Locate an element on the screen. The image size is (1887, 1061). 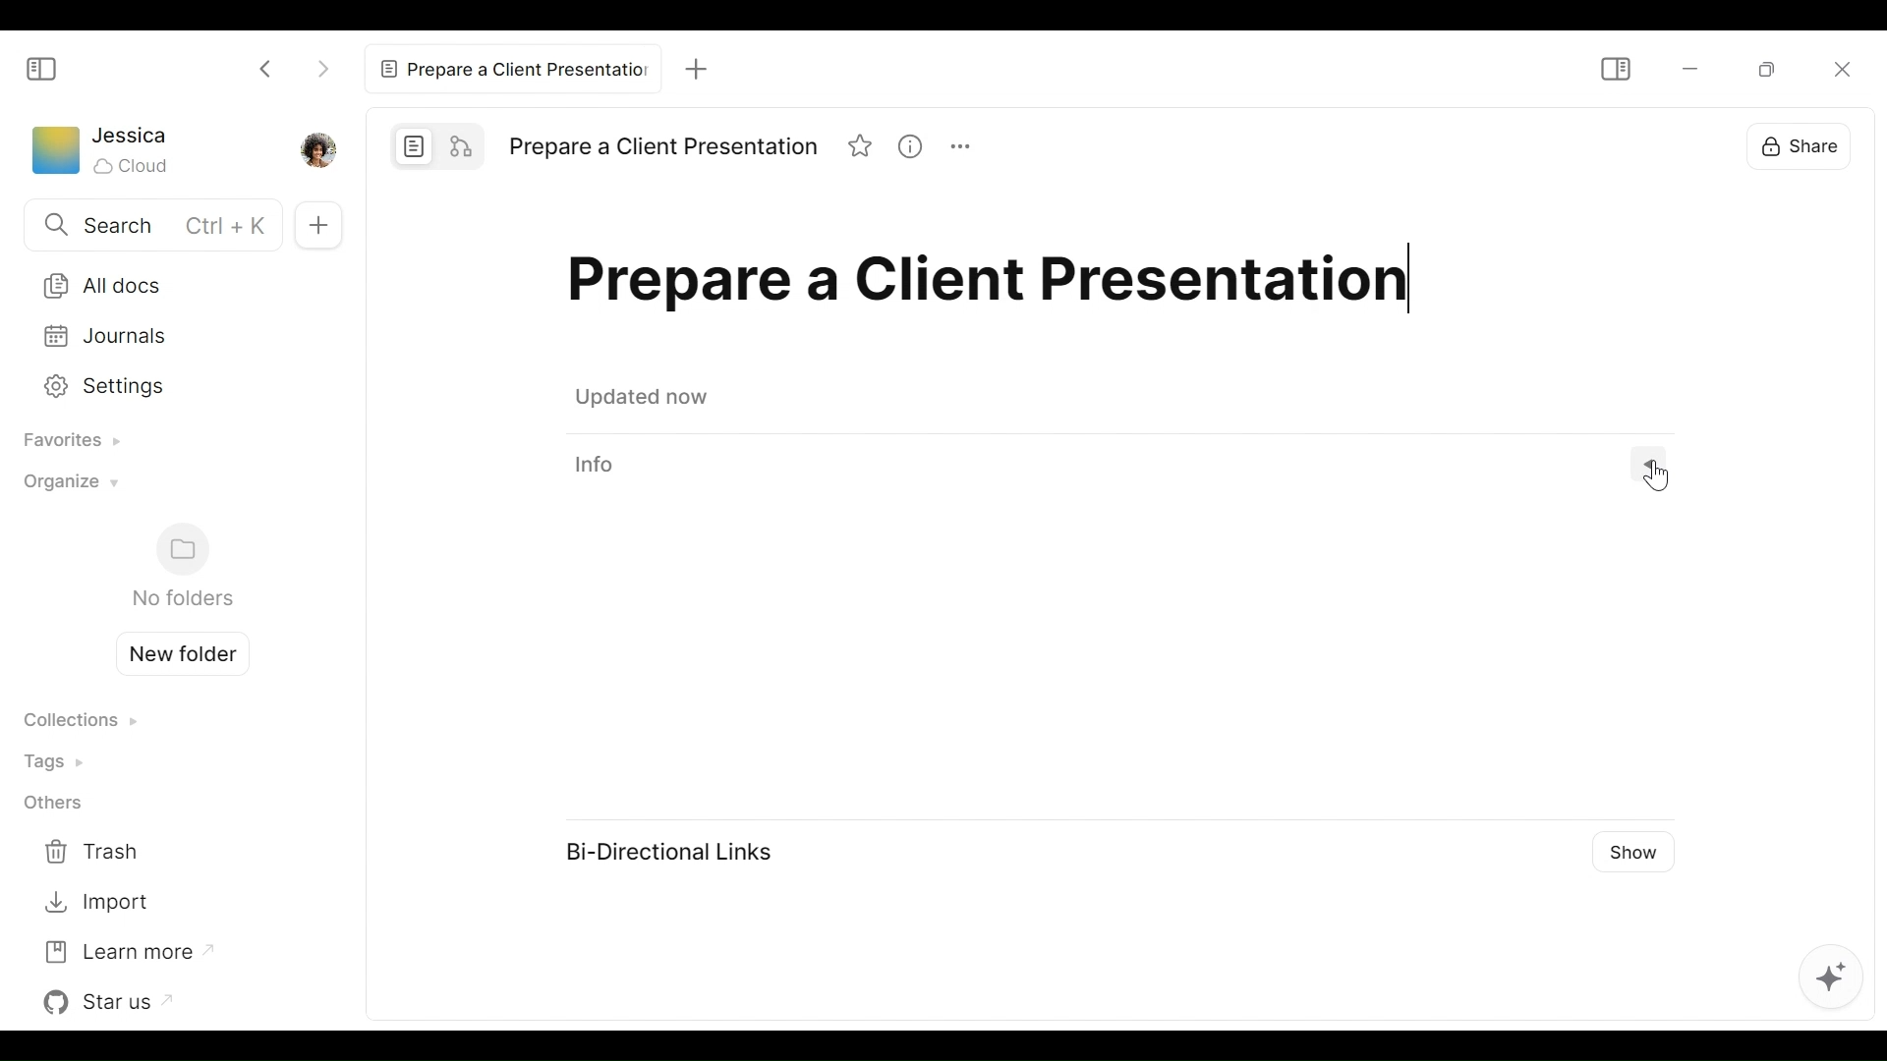
Current tab is located at coordinates (508, 67).